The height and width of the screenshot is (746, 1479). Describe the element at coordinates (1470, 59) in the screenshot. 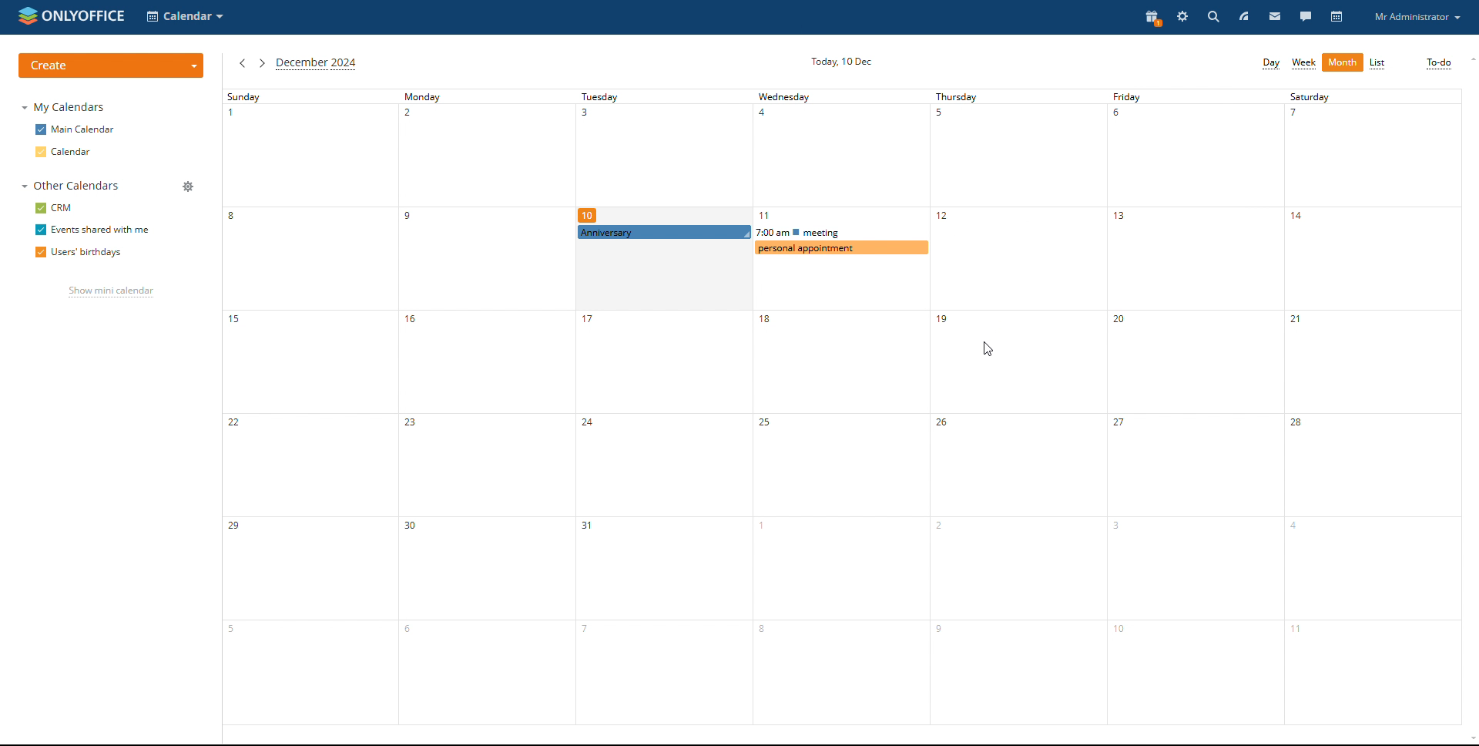

I see `scroll up` at that location.